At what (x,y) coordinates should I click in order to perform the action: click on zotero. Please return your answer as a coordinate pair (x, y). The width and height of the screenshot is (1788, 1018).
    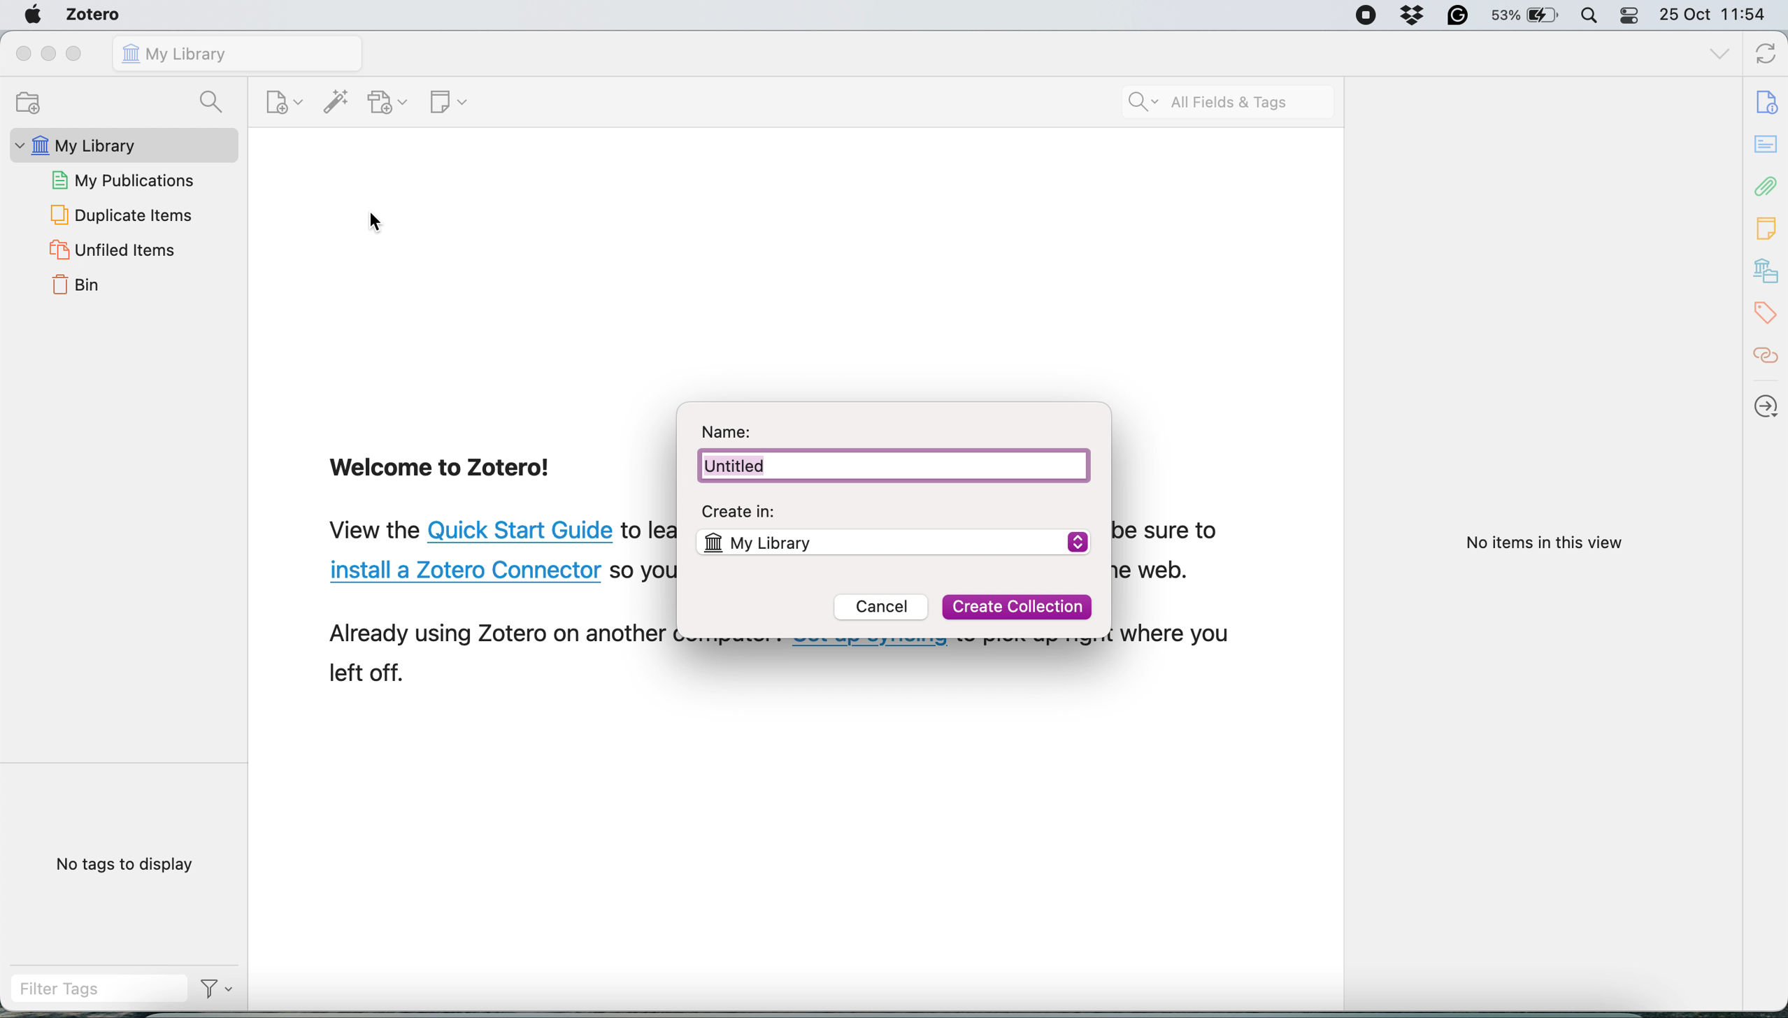
    Looking at the image, I should click on (92, 14).